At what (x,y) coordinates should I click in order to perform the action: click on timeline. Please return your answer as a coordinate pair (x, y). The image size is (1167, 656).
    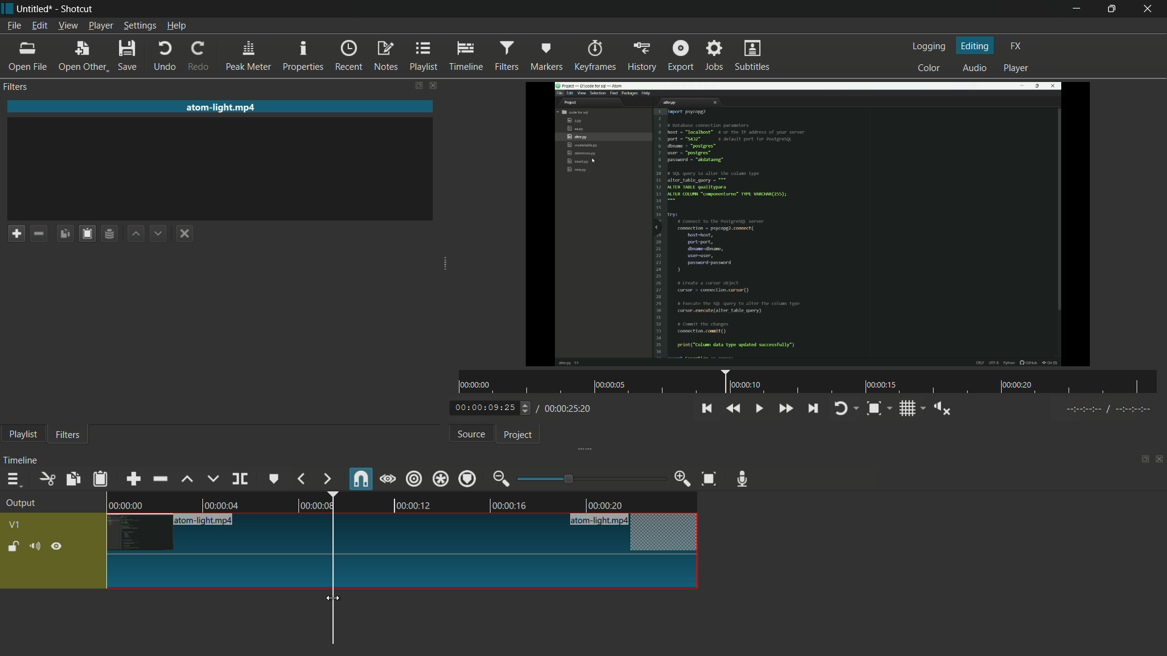
    Looking at the image, I should click on (22, 460).